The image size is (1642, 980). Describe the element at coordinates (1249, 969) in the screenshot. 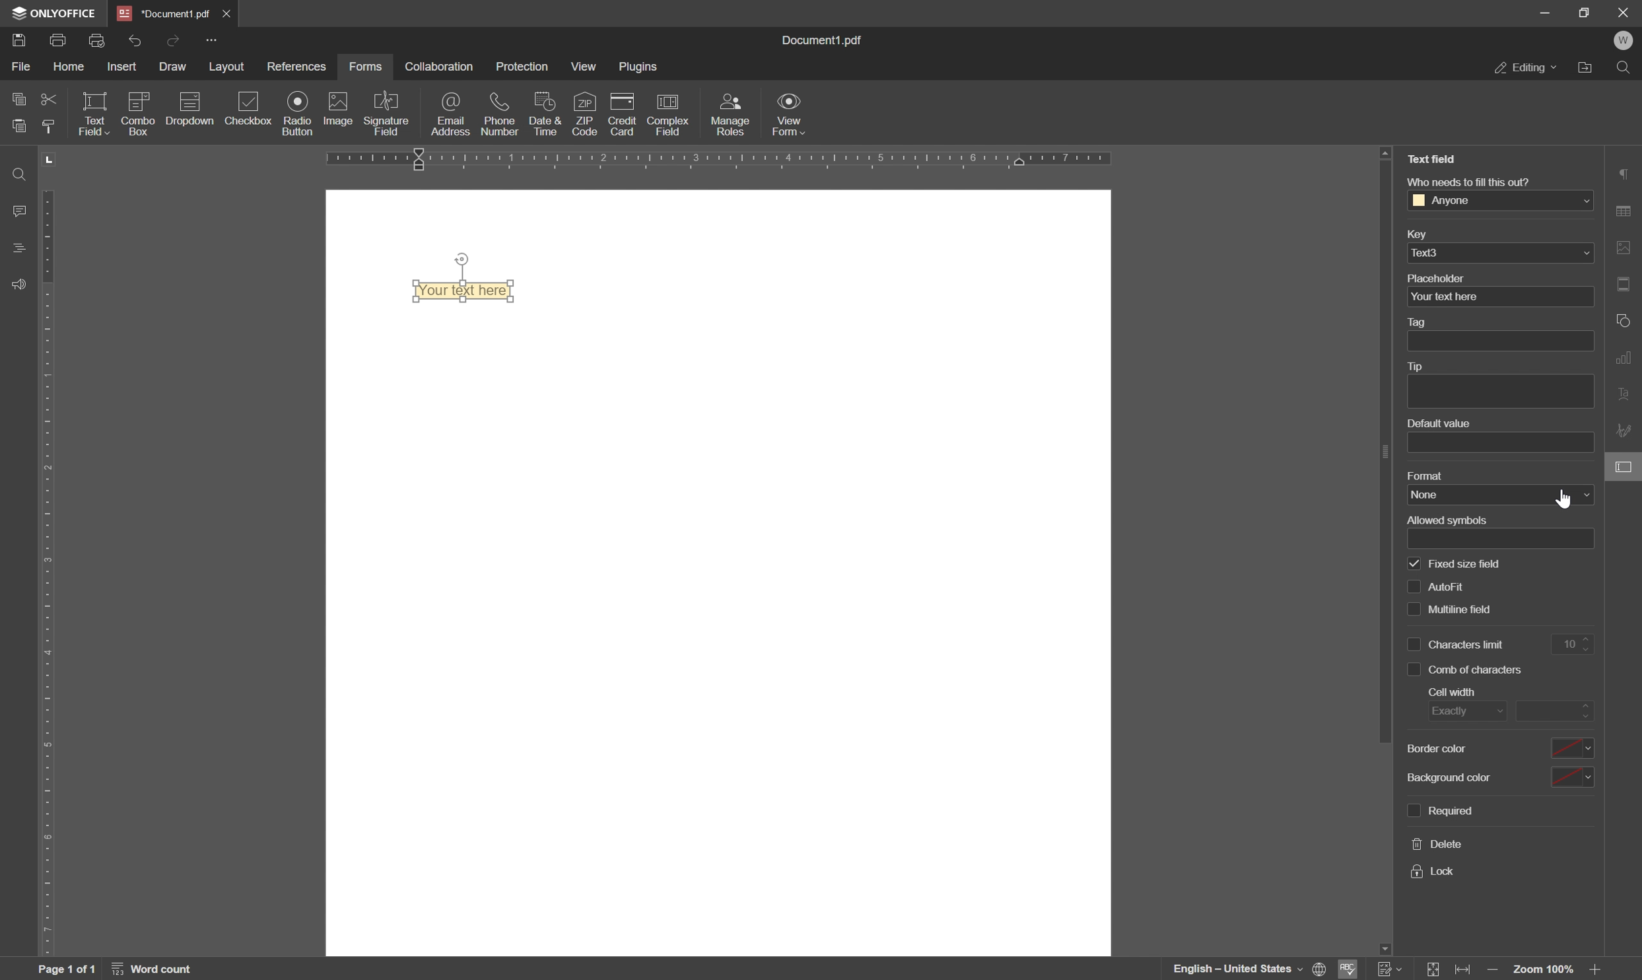

I see `set document language` at that location.